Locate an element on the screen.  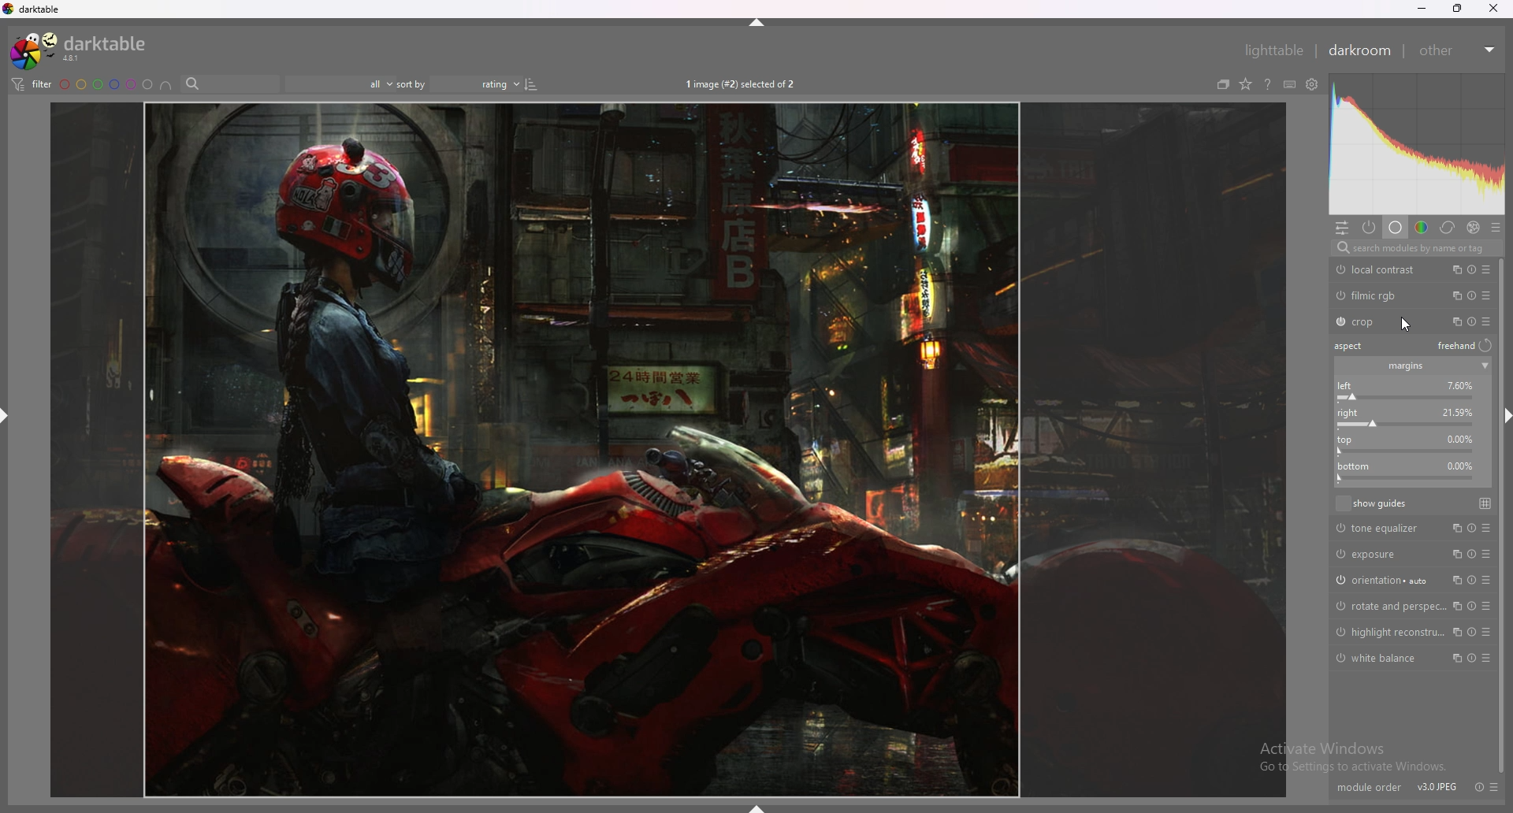
bottom is located at coordinates (1411, 473).